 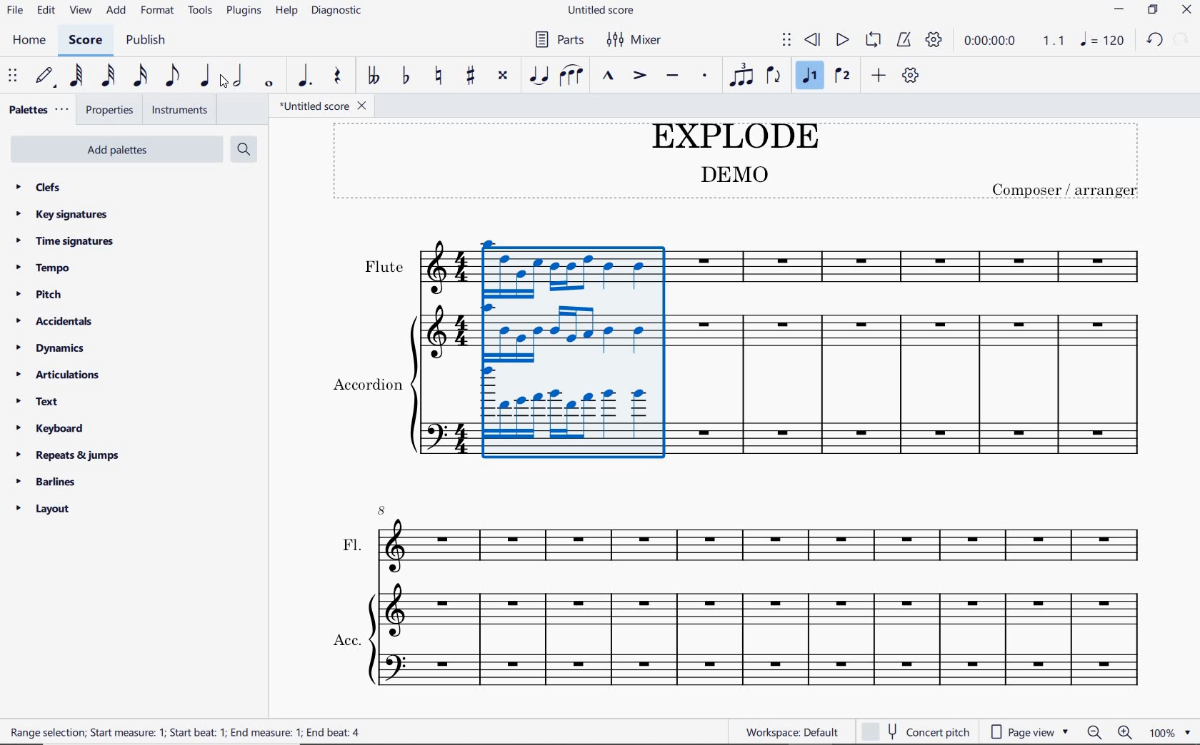 What do you see at coordinates (28, 40) in the screenshot?
I see `home` at bounding box center [28, 40].